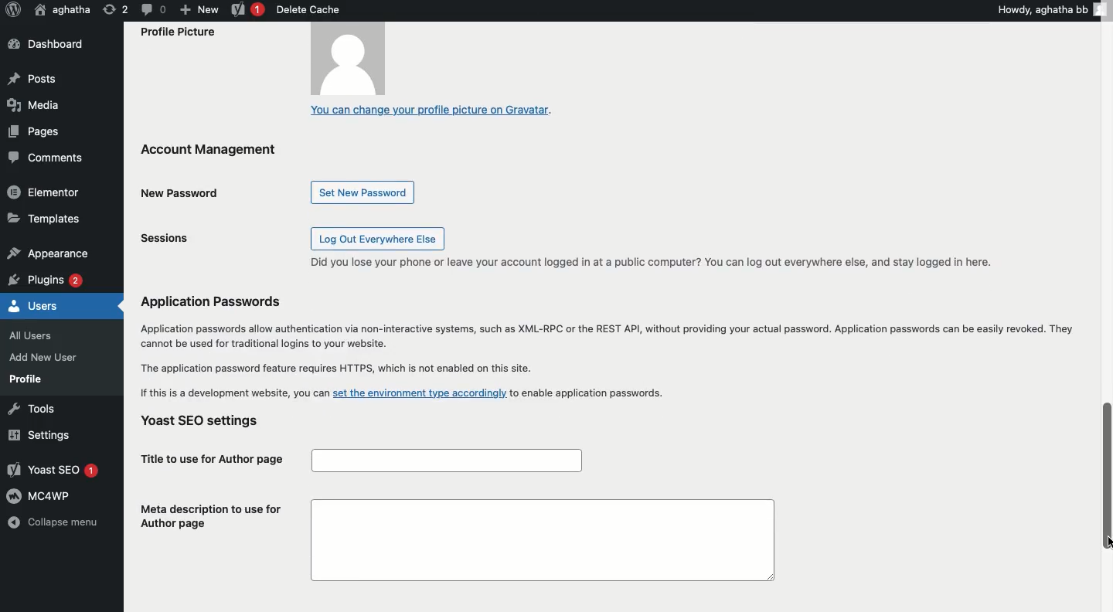  I want to click on Comment, so click(152, 8).